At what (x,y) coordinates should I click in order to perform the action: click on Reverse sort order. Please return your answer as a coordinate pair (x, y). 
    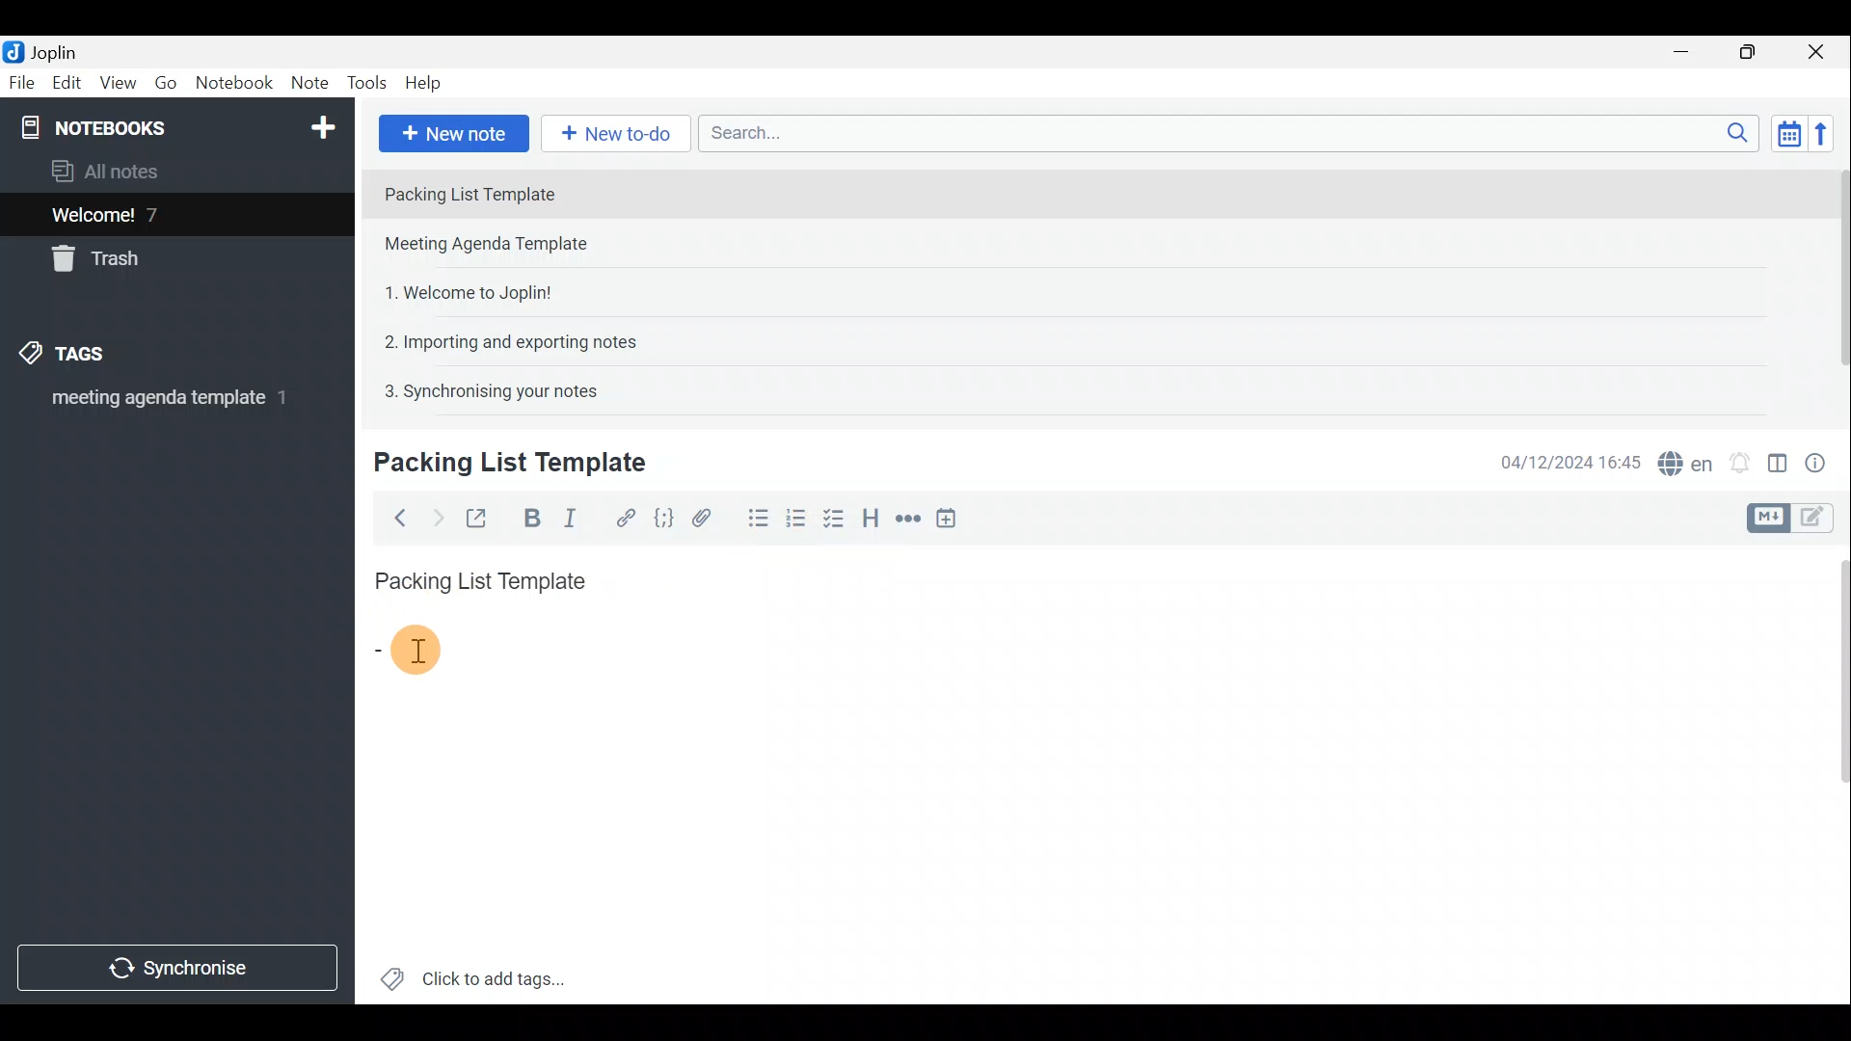
    Looking at the image, I should click on (1828, 132).